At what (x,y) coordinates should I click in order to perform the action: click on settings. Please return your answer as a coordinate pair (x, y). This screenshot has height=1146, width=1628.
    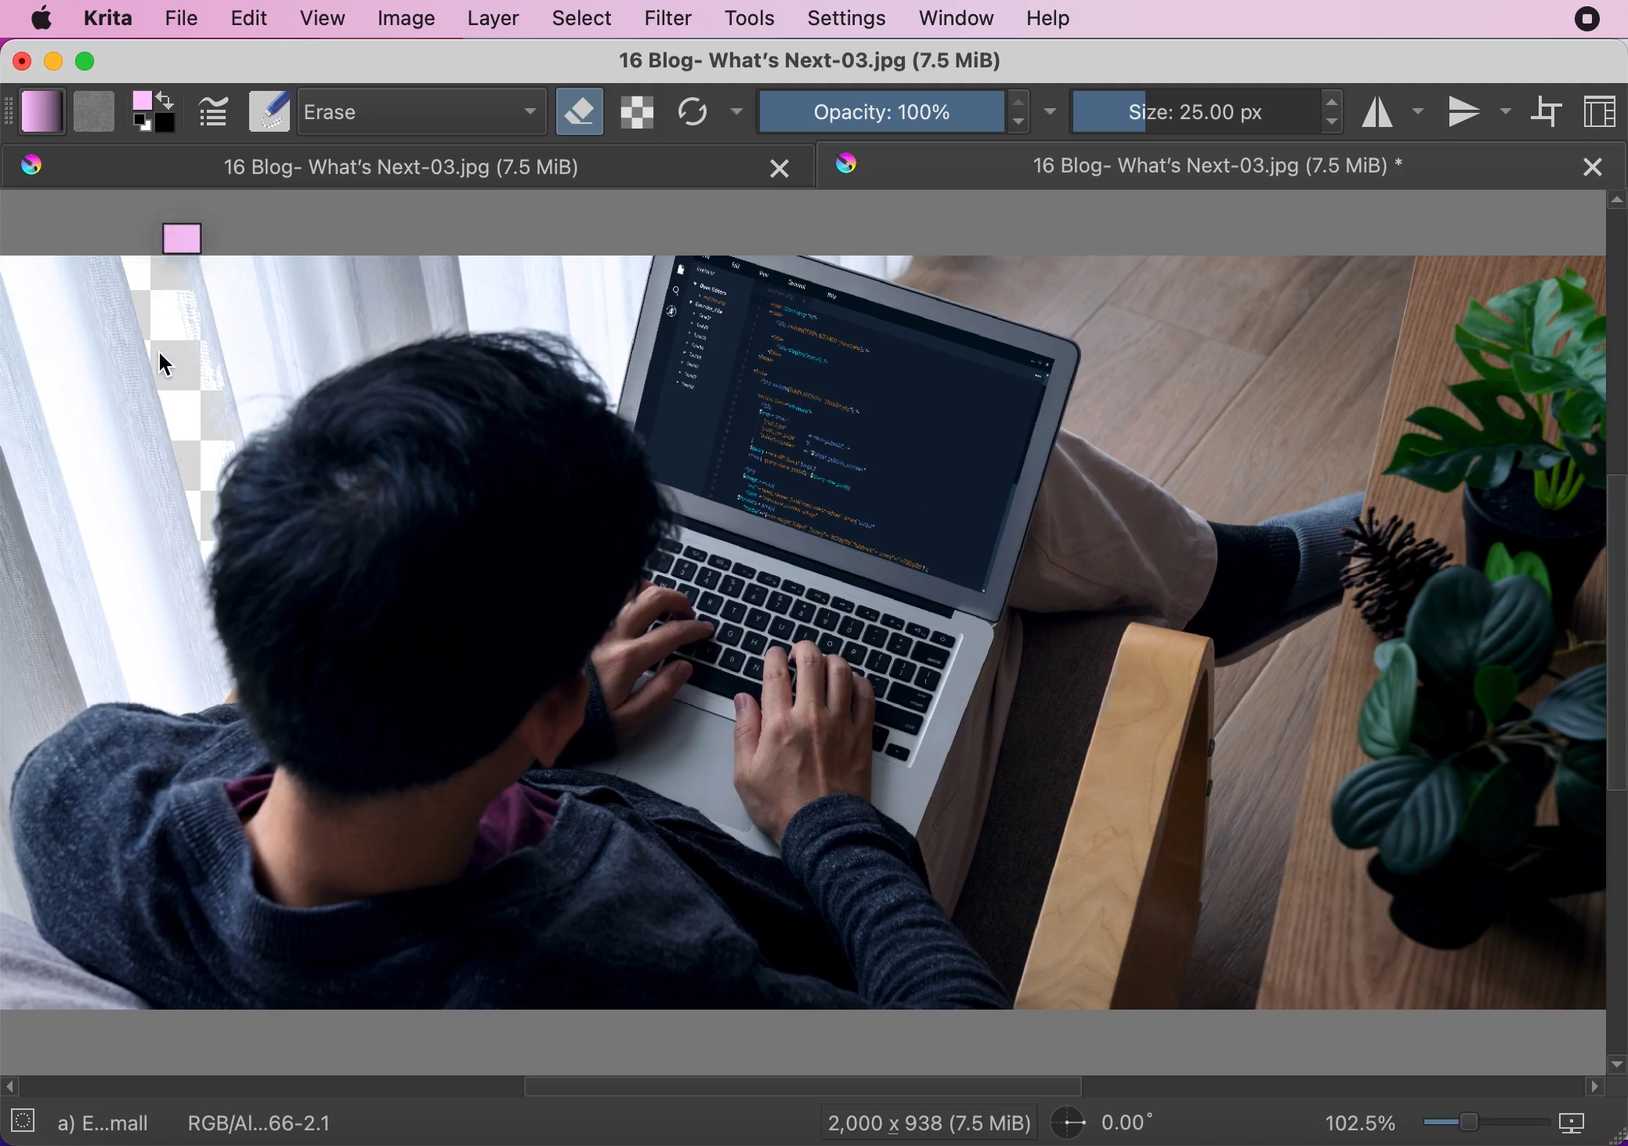
    Looking at the image, I should click on (847, 18).